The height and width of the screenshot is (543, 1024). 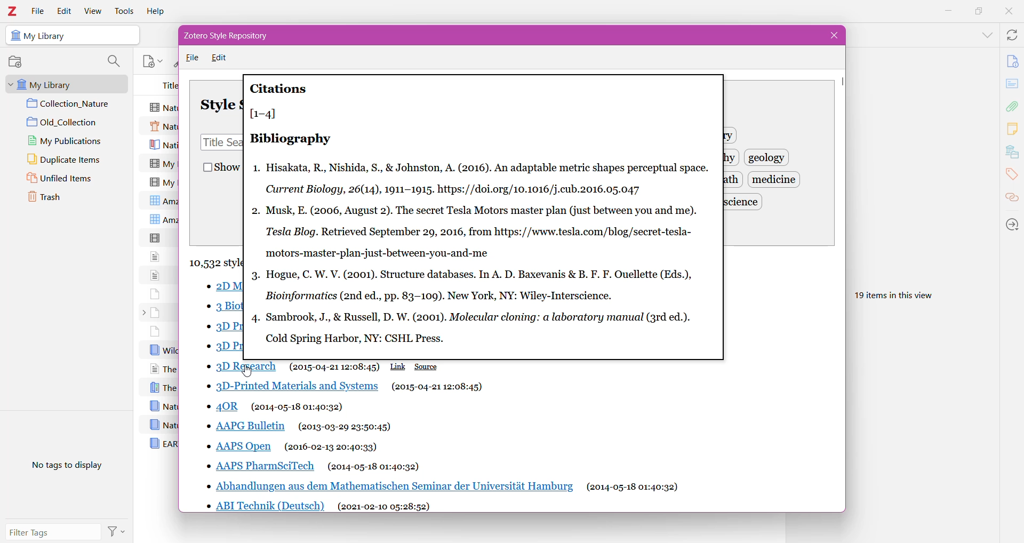 What do you see at coordinates (291, 138) in the screenshot?
I see `Bibliography` at bounding box center [291, 138].